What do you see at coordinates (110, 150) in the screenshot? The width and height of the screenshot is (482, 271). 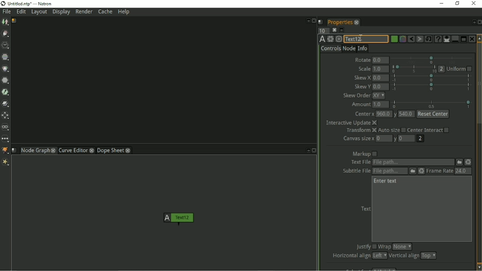 I see `Dope Sheet` at bounding box center [110, 150].